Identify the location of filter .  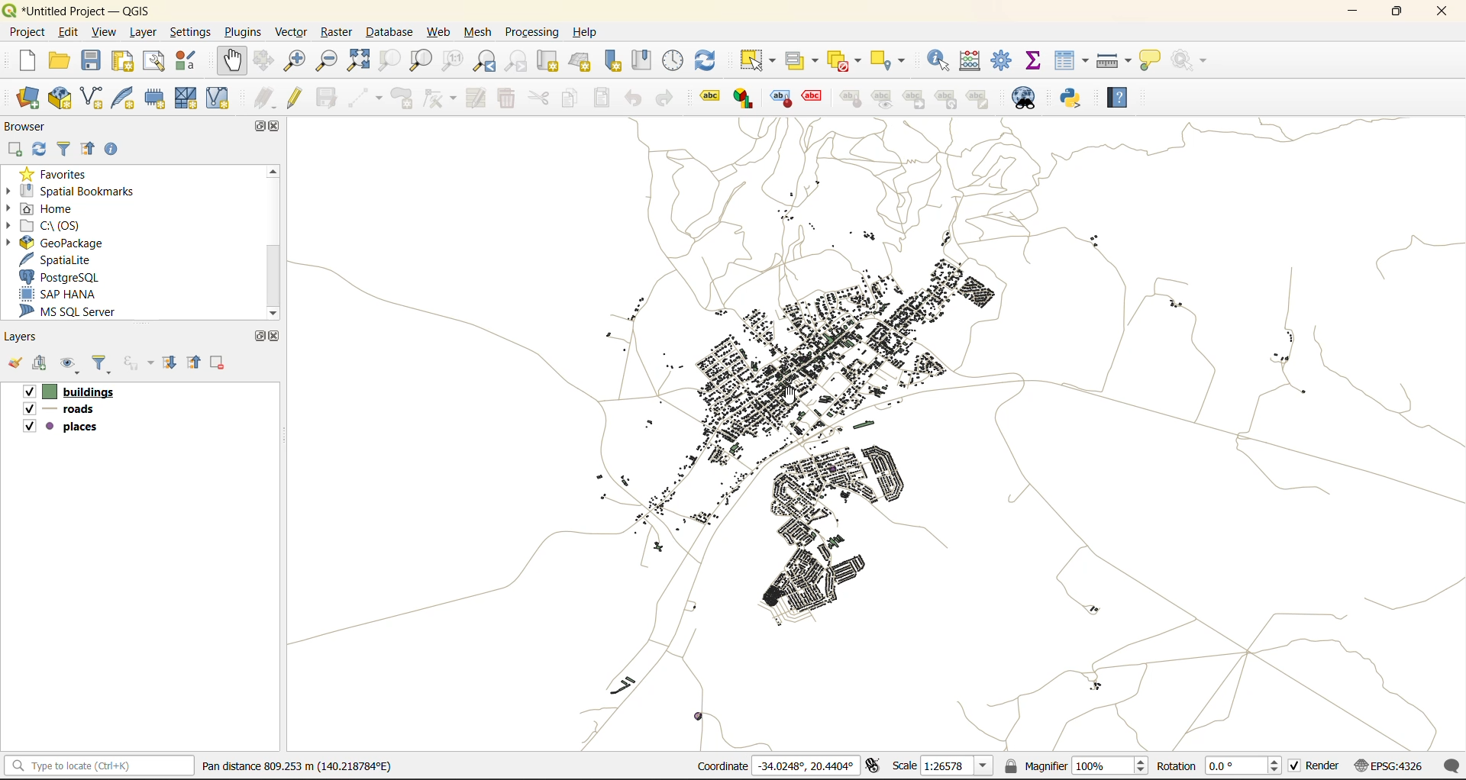
(105, 364).